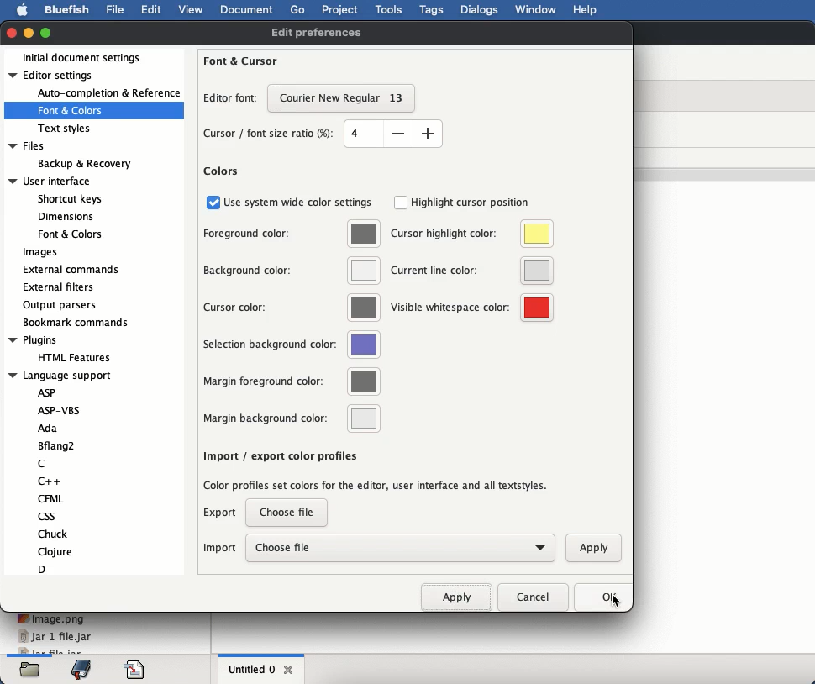 The height and width of the screenshot is (684, 815). I want to click on initial document settings, so click(87, 57).